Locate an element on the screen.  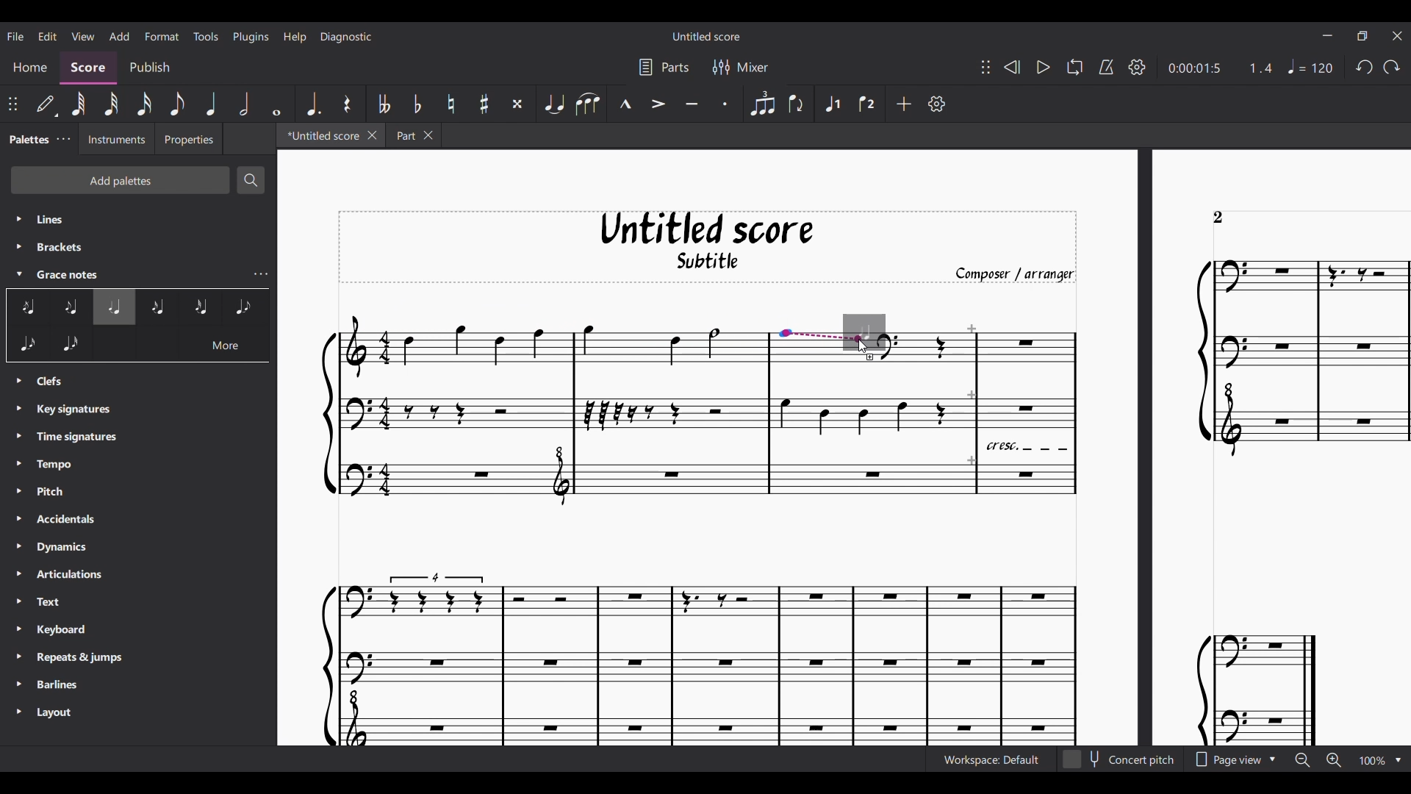
Playback settings is located at coordinates (1137, 67).